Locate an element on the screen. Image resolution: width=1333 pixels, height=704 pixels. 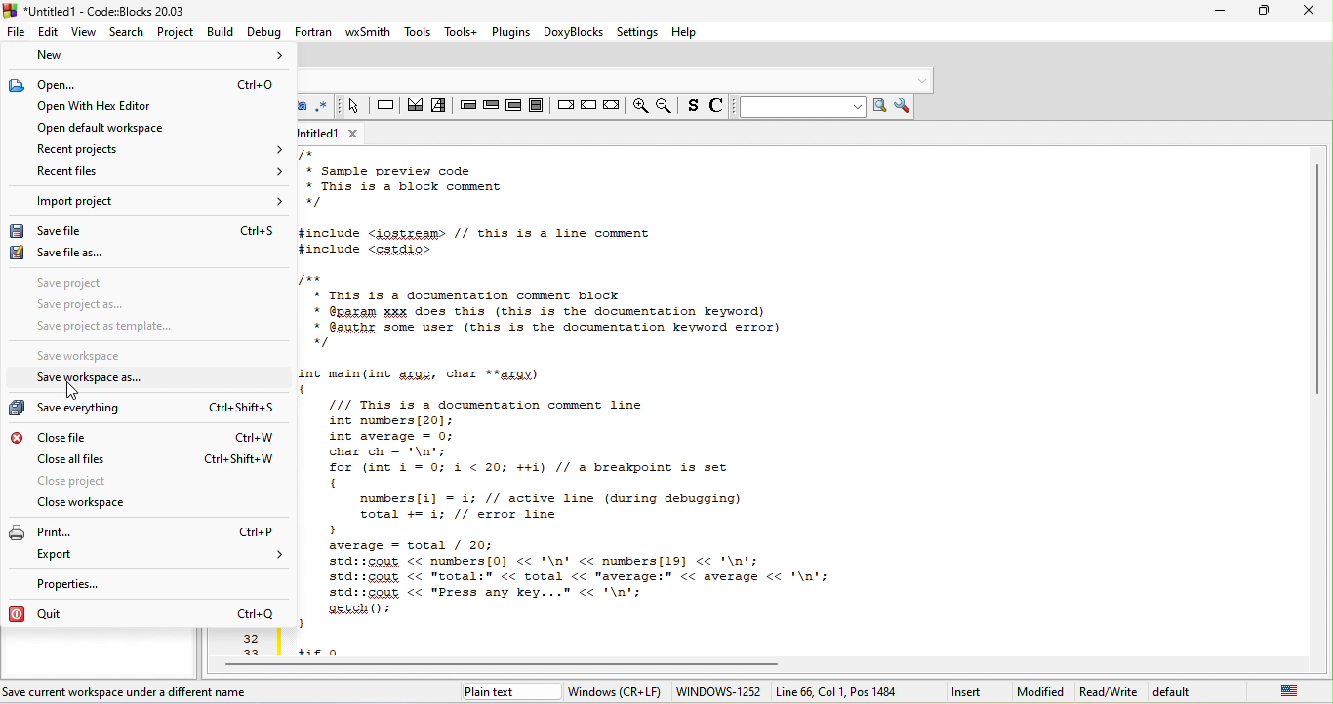
plain text is located at coordinates (494, 694).